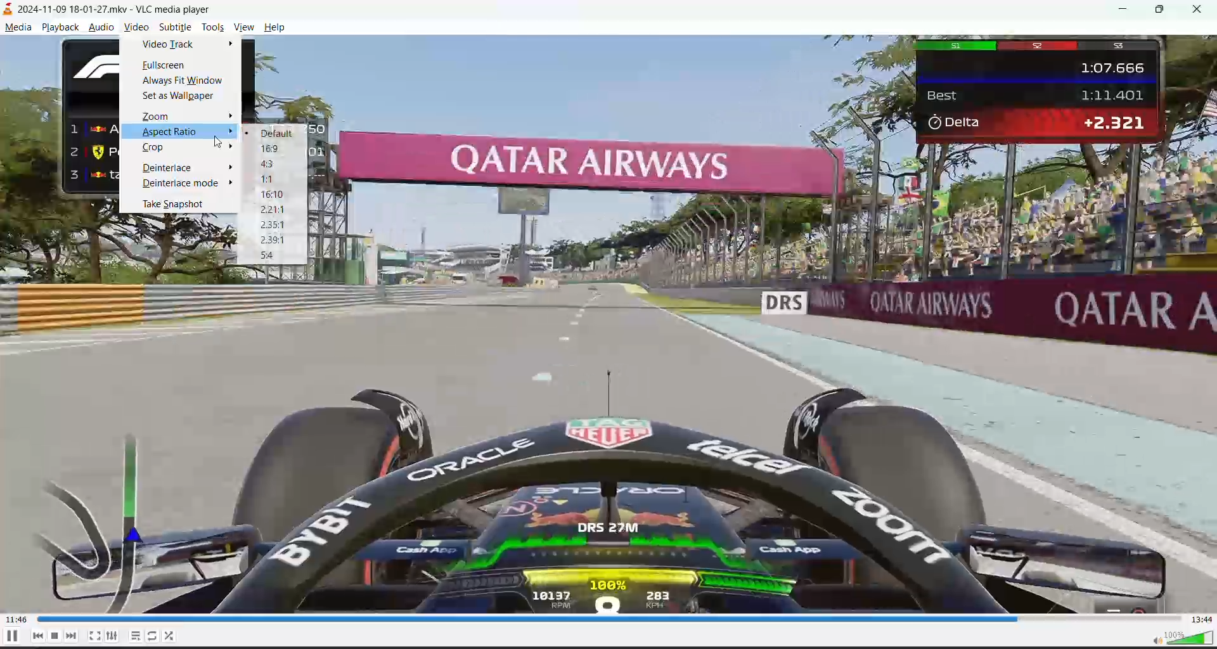  Describe the element at coordinates (1202, 619) in the screenshot. I see `total track time` at that location.